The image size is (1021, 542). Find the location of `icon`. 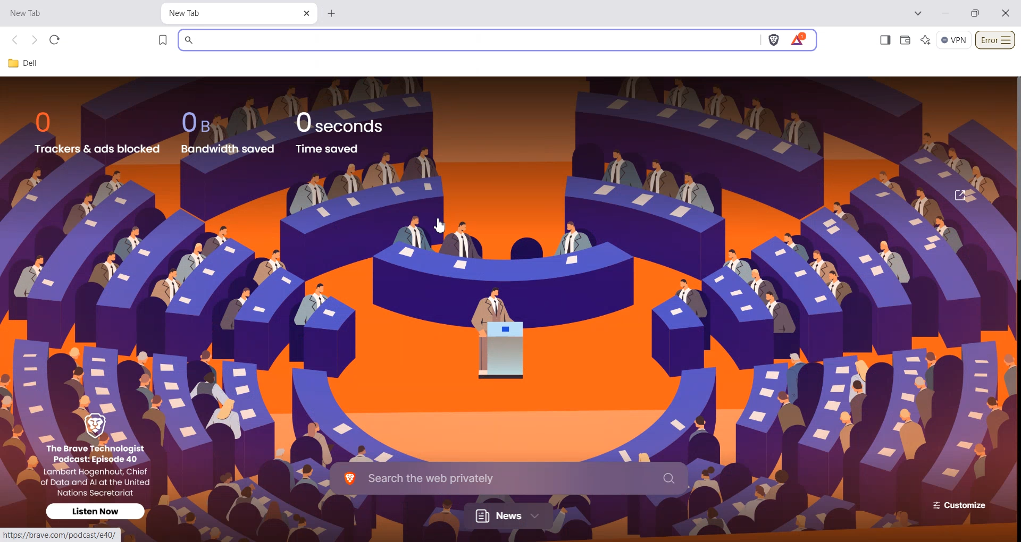

icon is located at coordinates (101, 425).